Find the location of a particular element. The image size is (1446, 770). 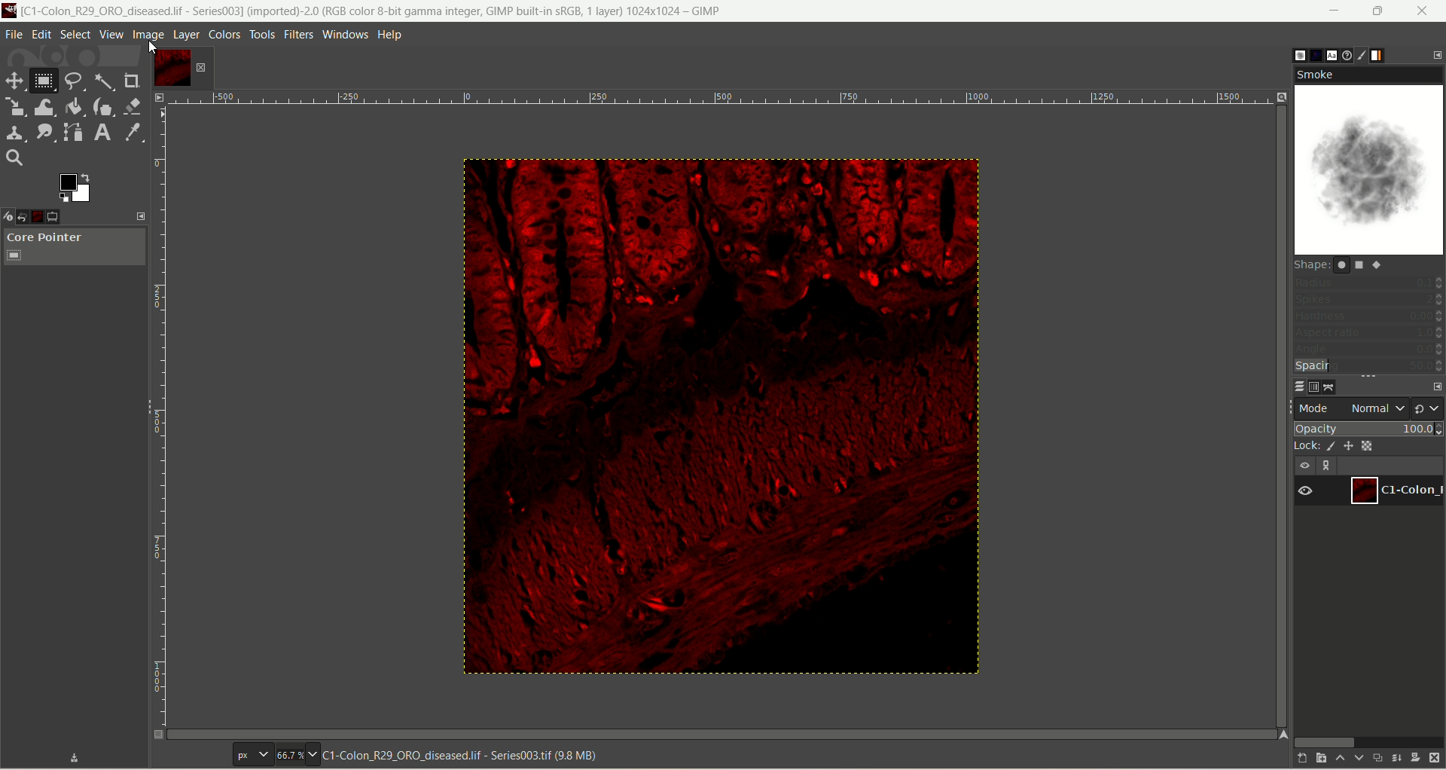

configure this tab is located at coordinates (140, 216).